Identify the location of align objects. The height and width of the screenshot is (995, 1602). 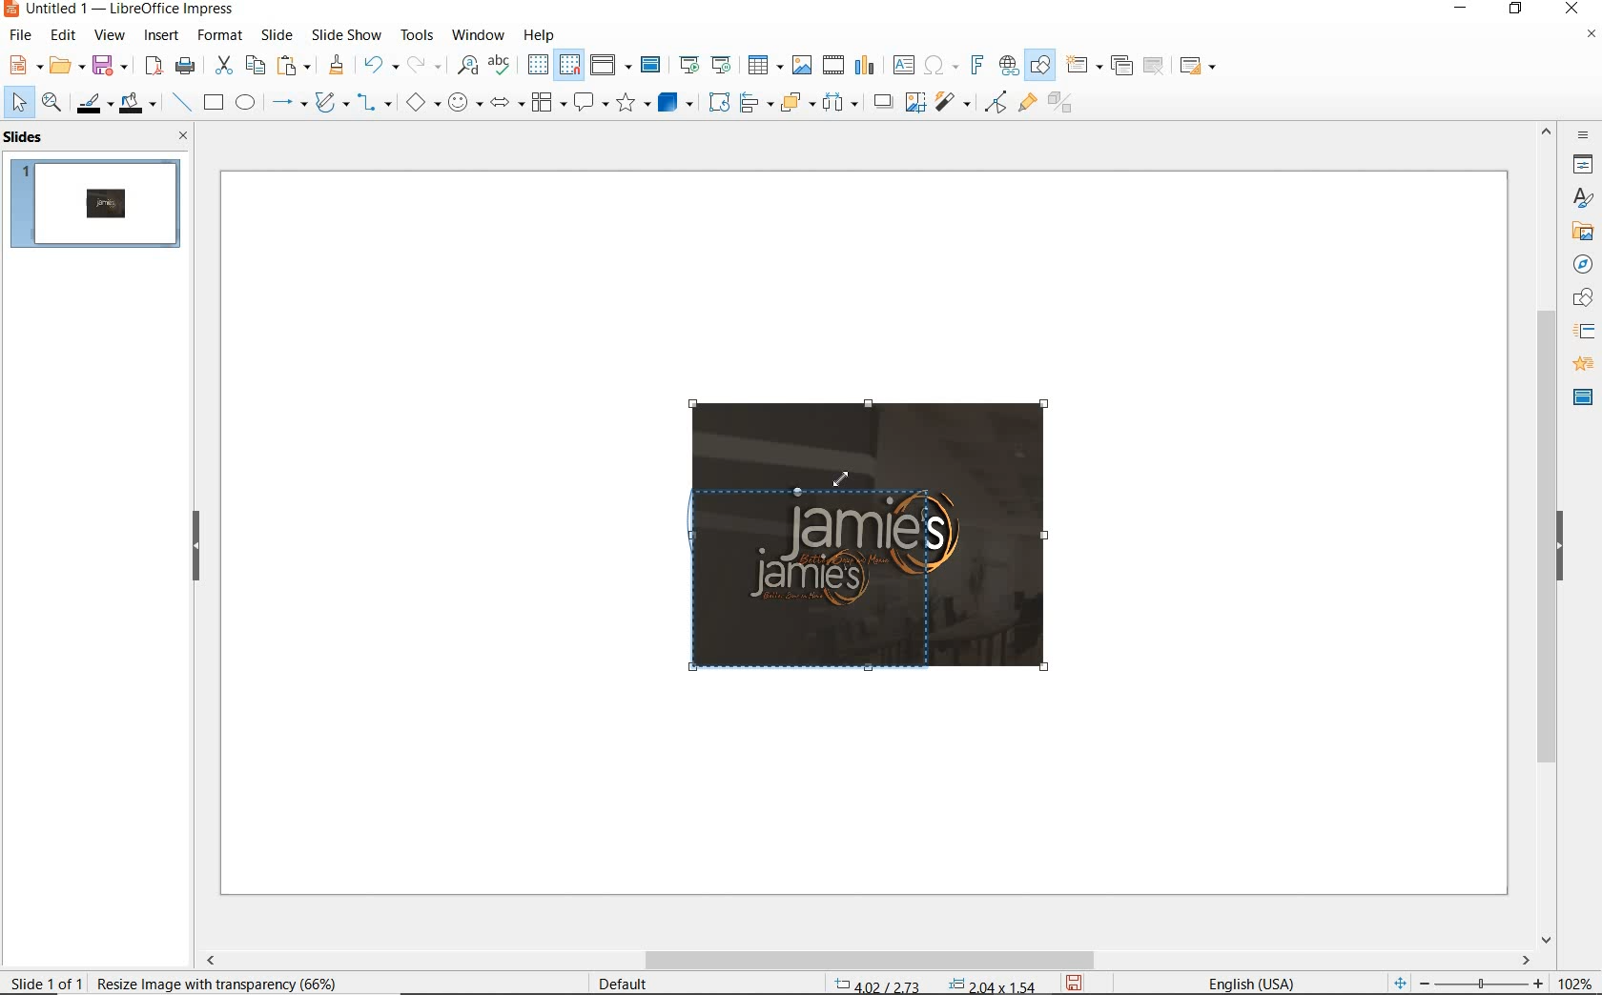
(751, 101).